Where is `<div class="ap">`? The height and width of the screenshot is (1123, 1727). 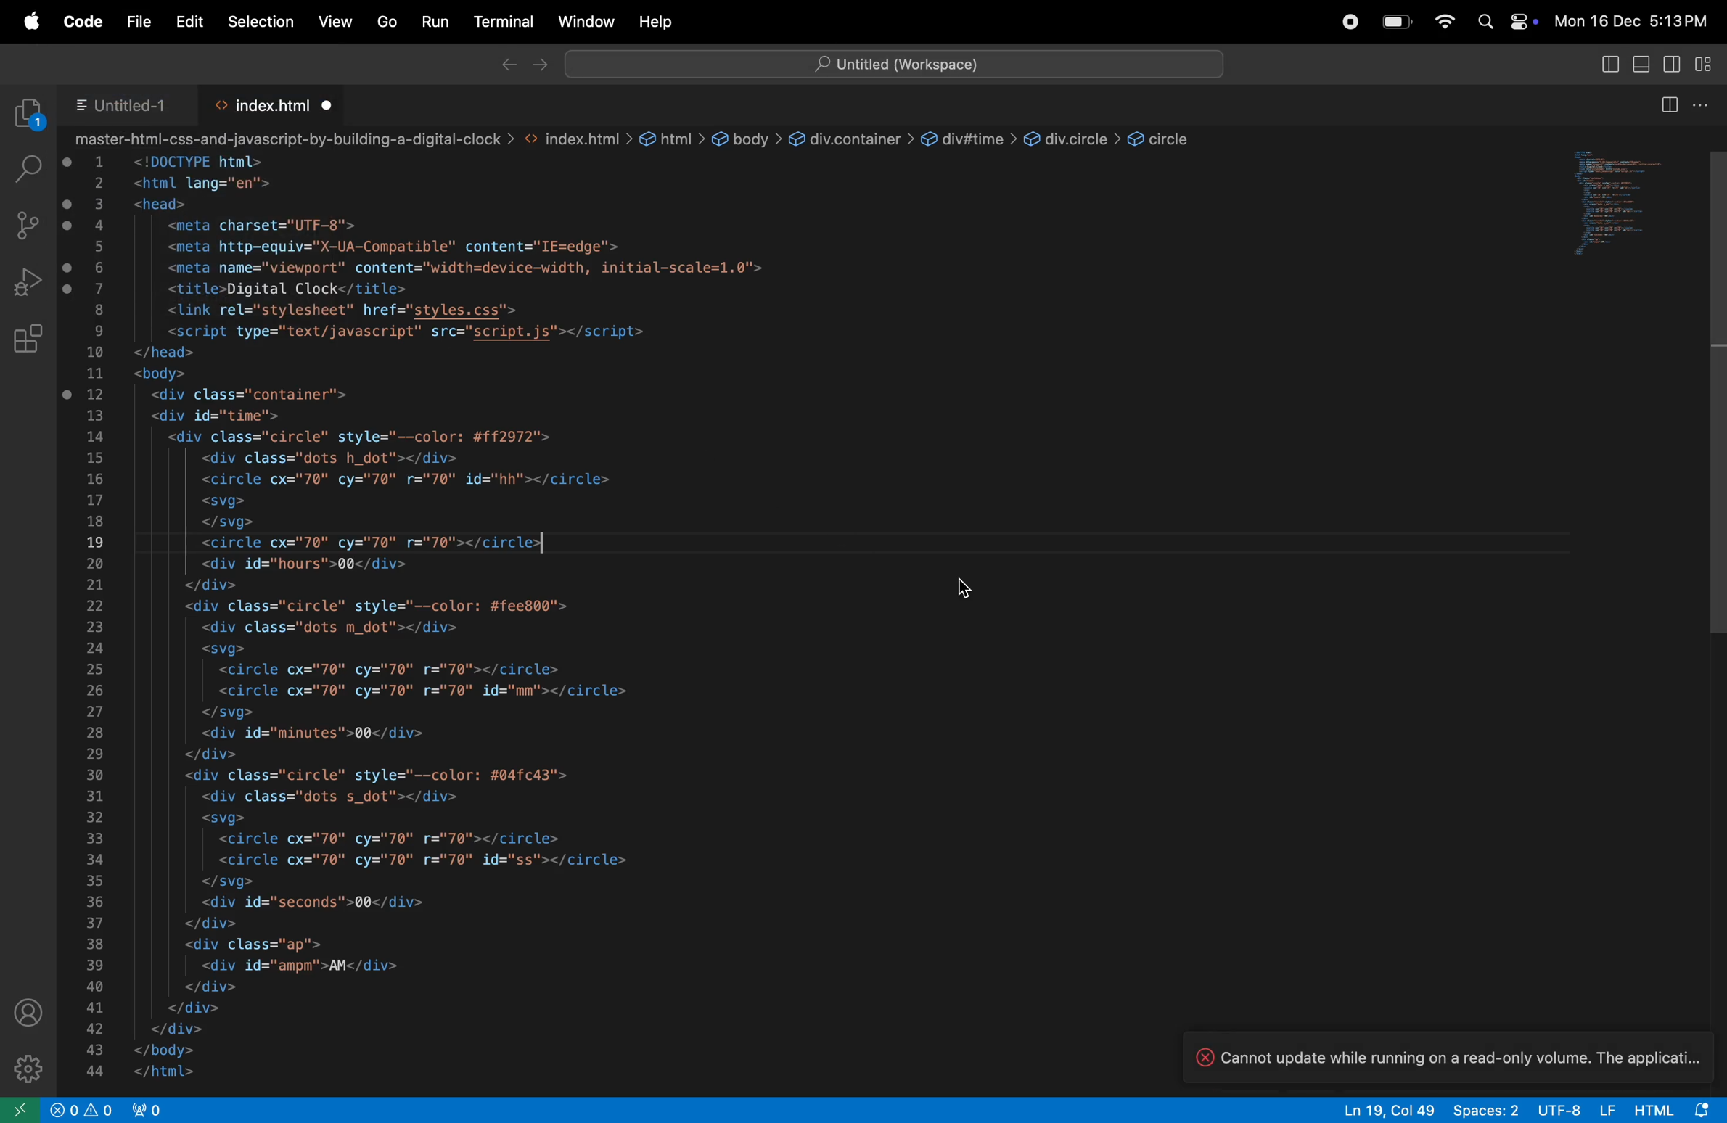 <div class="ap"> is located at coordinates (259, 944).